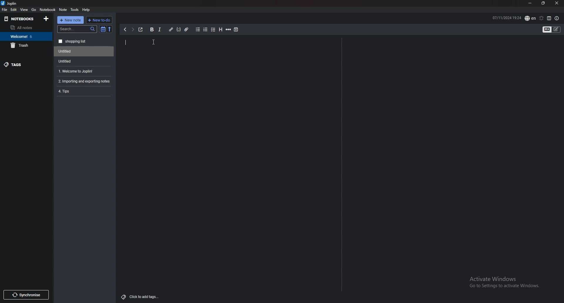 This screenshot has width=564, height=303. Describe the element at coordinates (187, 30) in the screenshot. I see `attachment` at that location.